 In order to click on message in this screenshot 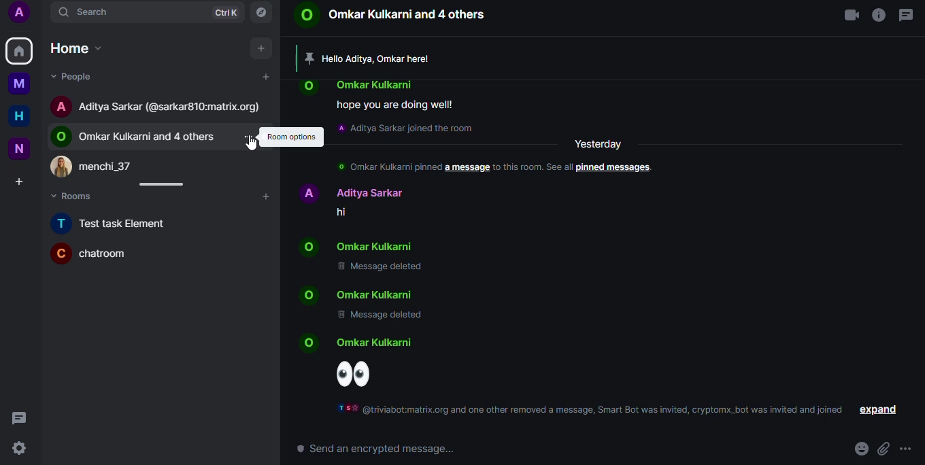, I will do `click(343, 213)`.